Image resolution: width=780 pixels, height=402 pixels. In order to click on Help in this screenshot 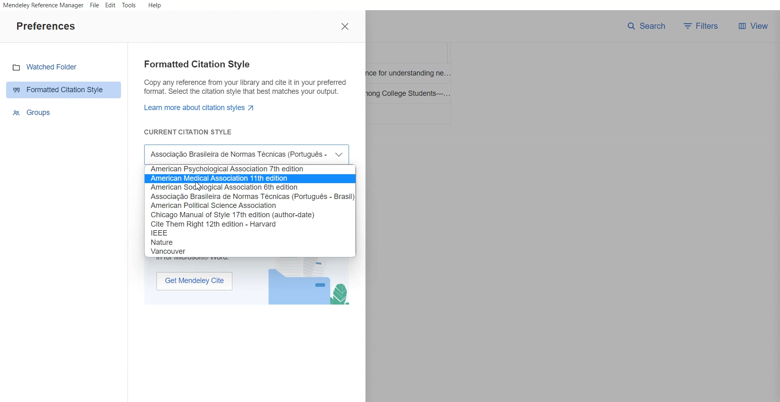, I will do `click(154, 5)`.